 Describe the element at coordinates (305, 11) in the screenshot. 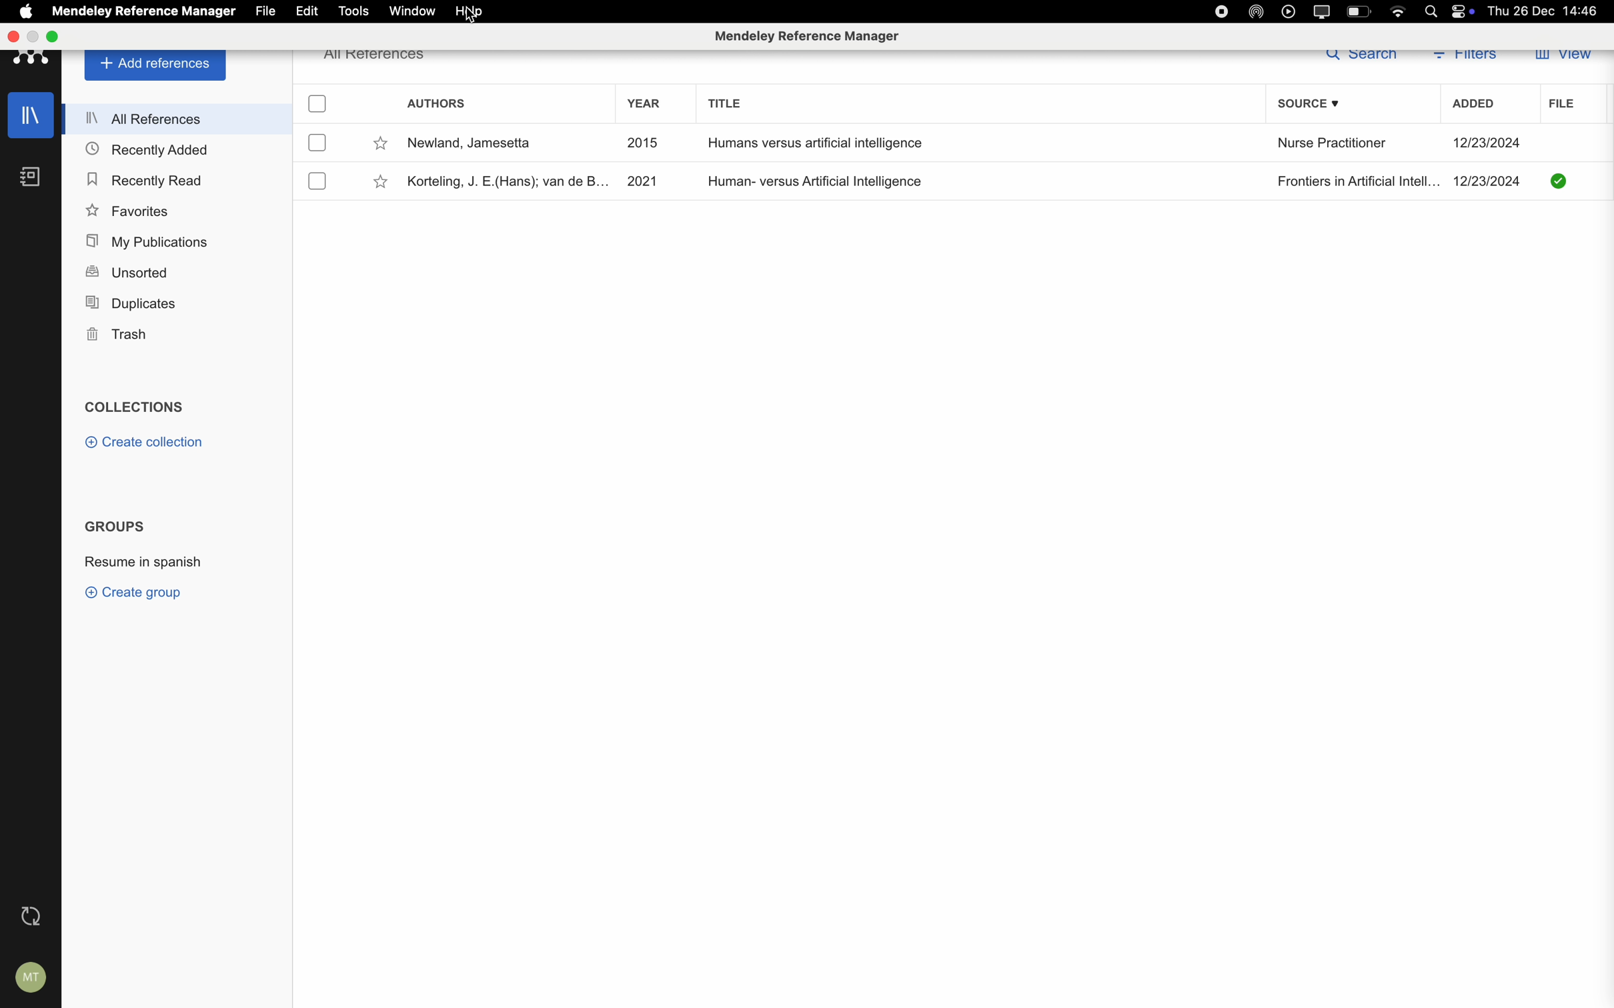

I see `edit` at that location.